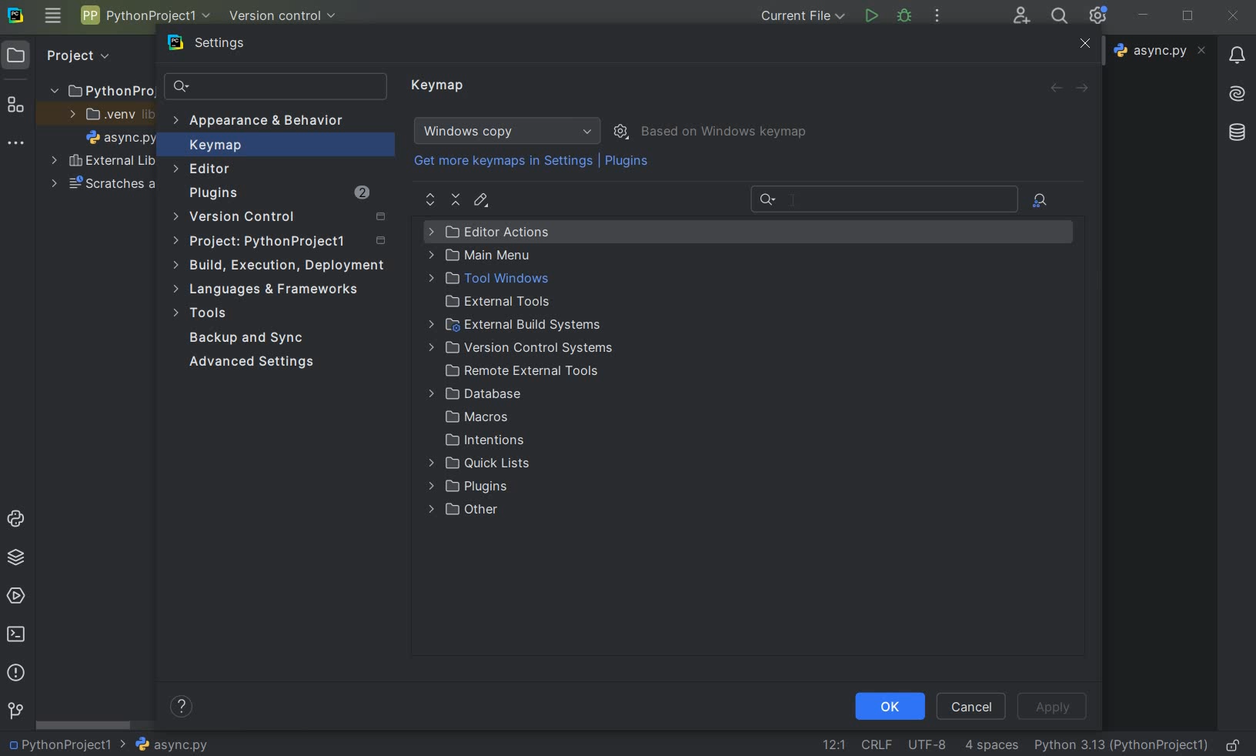 The image size is (1256, 756). What do you see at coordinates (929, 744) in the screenshot?
I see `file encoding` at bounding box center [929, 744].